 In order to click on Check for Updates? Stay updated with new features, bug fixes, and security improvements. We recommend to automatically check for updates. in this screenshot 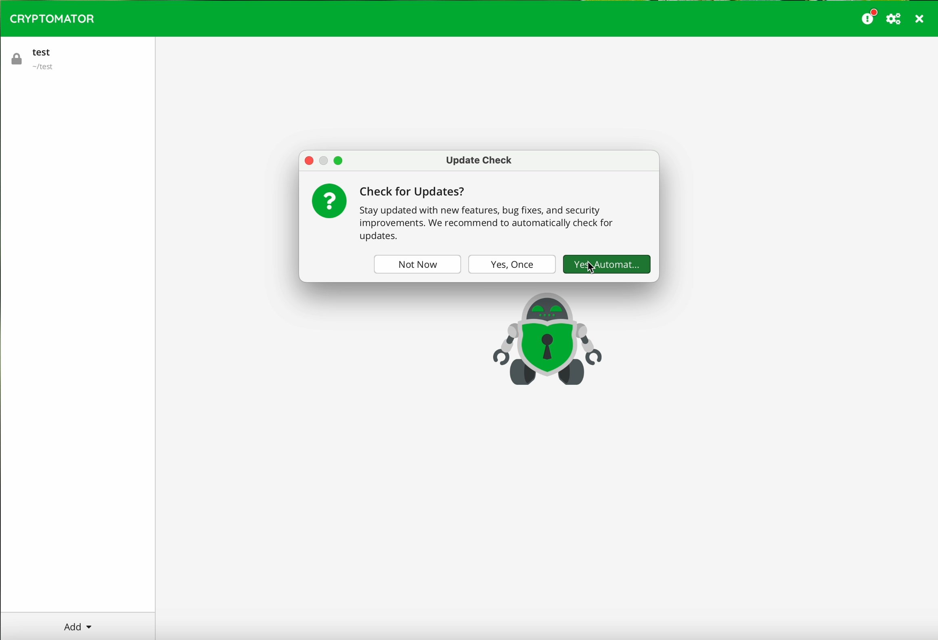, I will do `click(497, 213)`.